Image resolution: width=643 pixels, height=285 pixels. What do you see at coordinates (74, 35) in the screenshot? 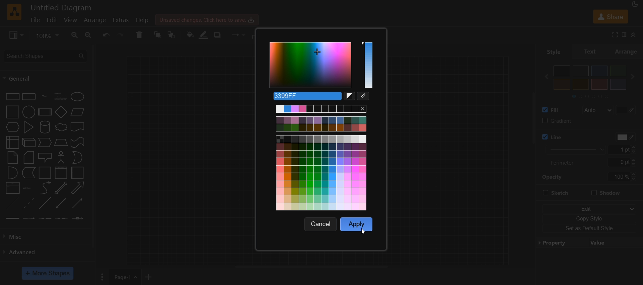
I see `zoom in` at bounding box center [74, 35].